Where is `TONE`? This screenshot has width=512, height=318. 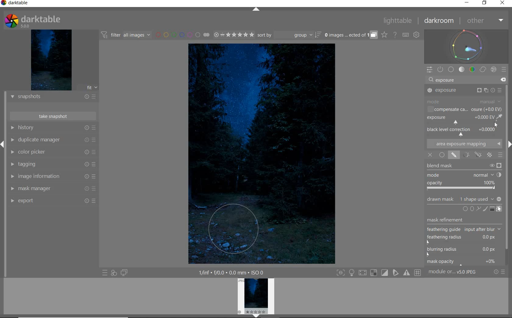
TONE is located at coordinates (461, 70).